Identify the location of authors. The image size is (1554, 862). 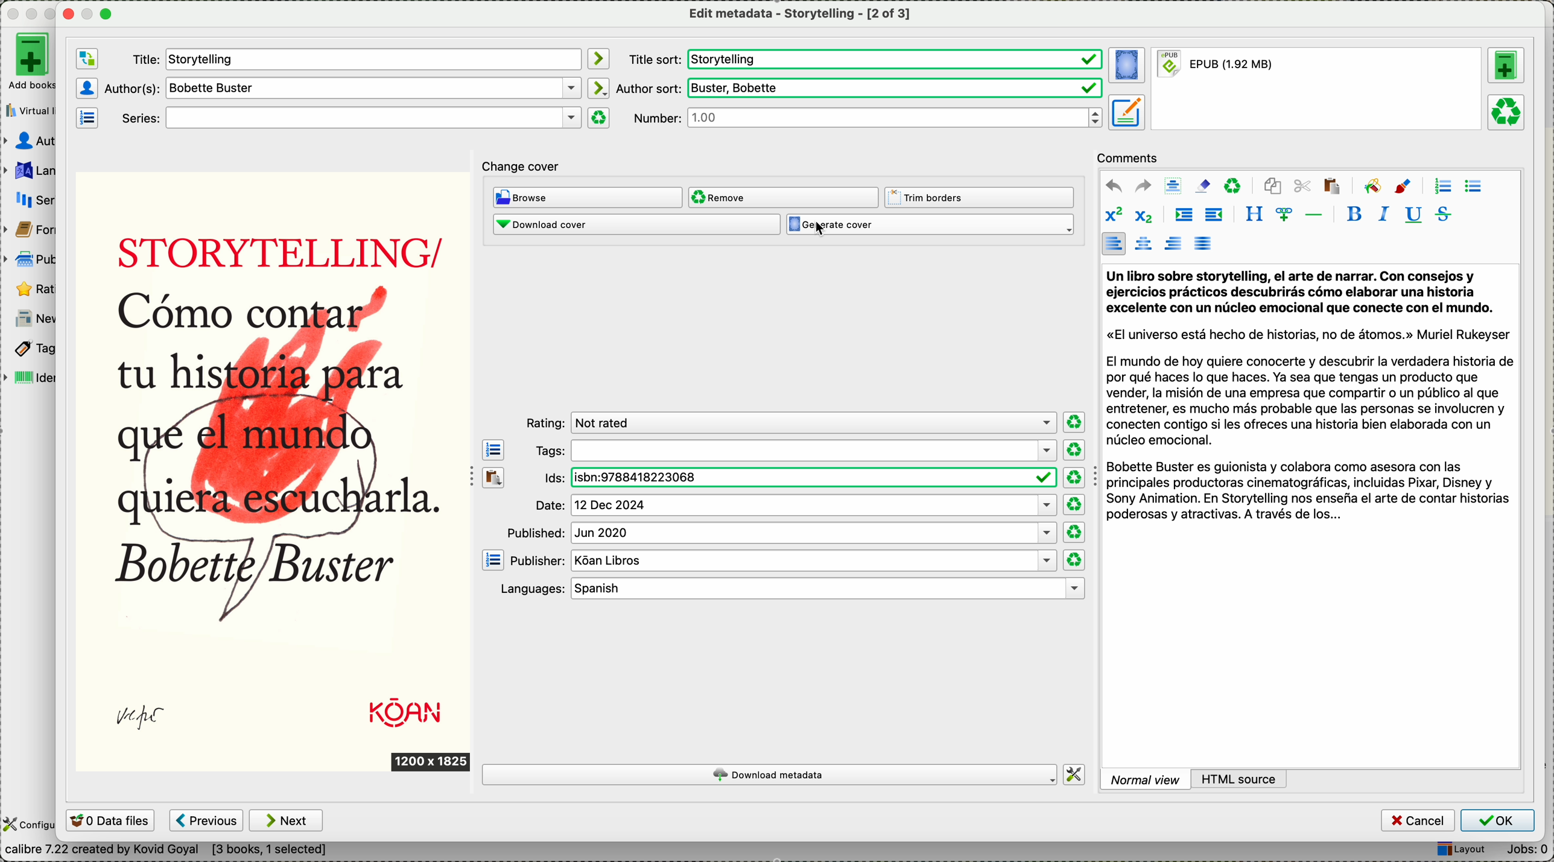
(32, 141).